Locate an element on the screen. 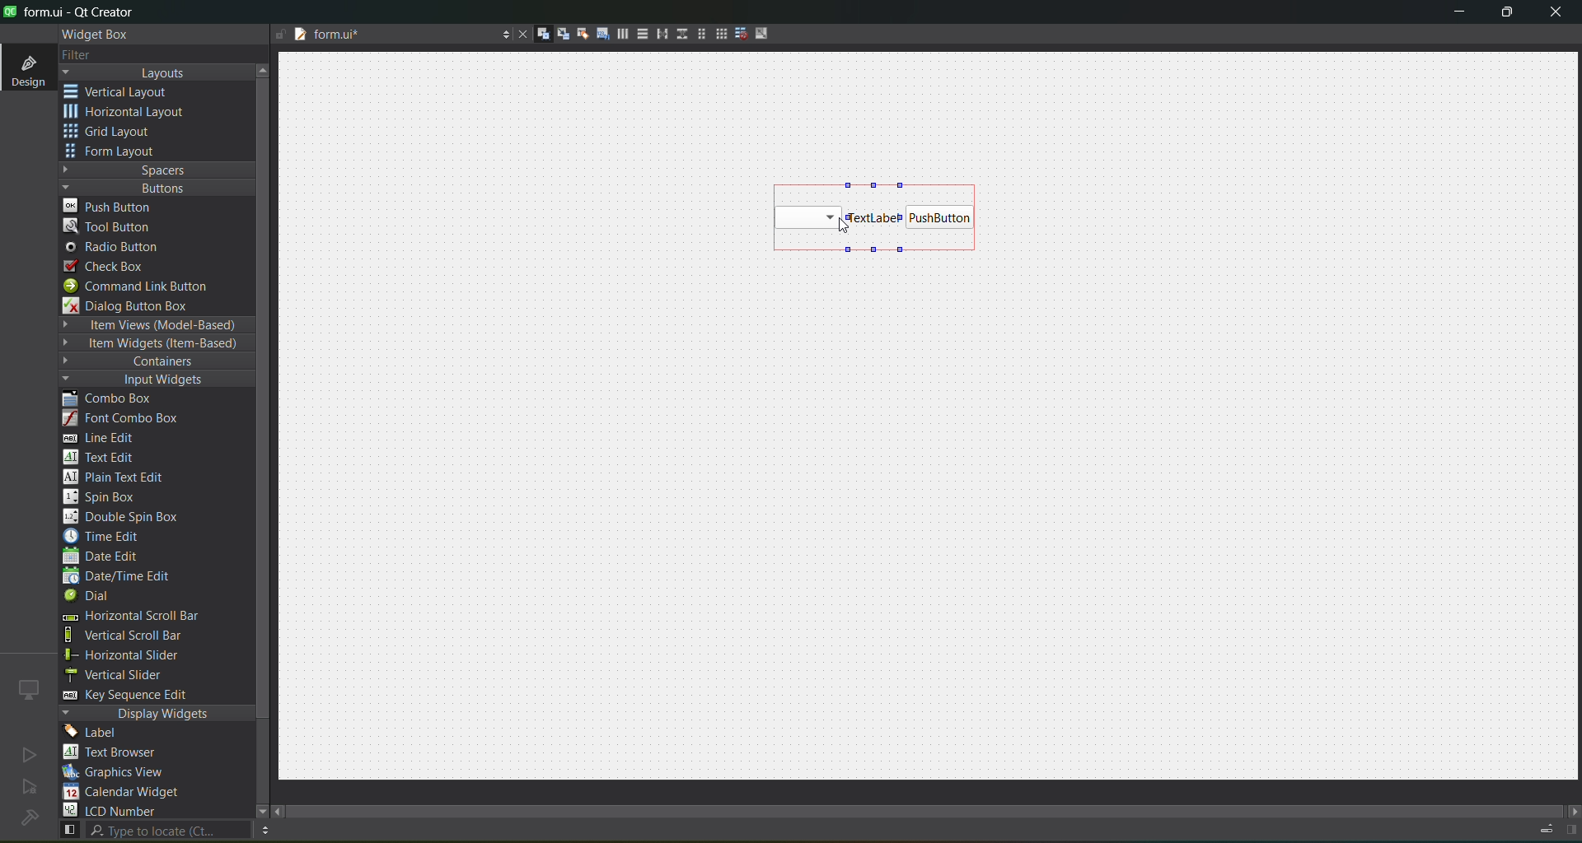 The height and width of the screenshot is (843, 1582). no active project is located at coordinates (30, 788).